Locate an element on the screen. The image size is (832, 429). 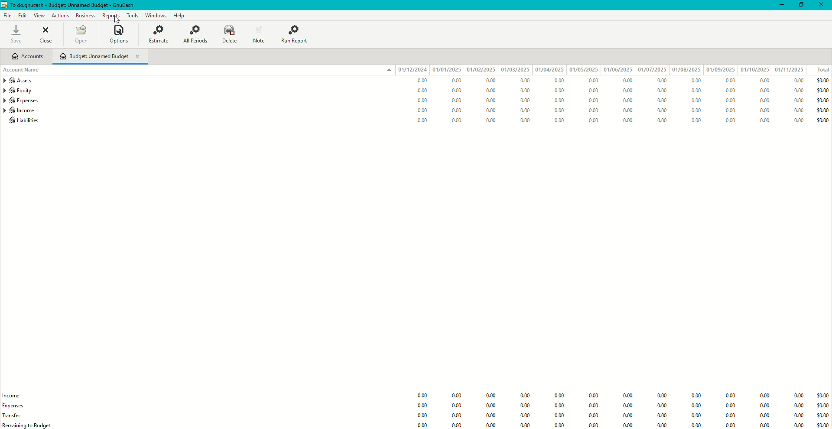
0.00 is located at coordinates (628, 396).